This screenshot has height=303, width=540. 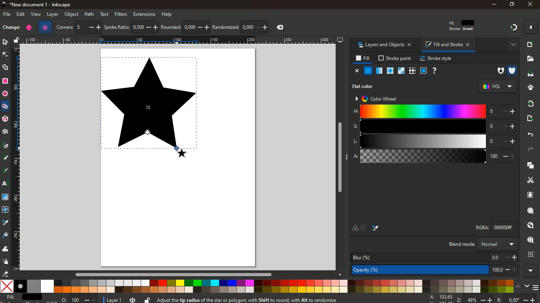 I want to click on no objects, so click(x=366, y=81).